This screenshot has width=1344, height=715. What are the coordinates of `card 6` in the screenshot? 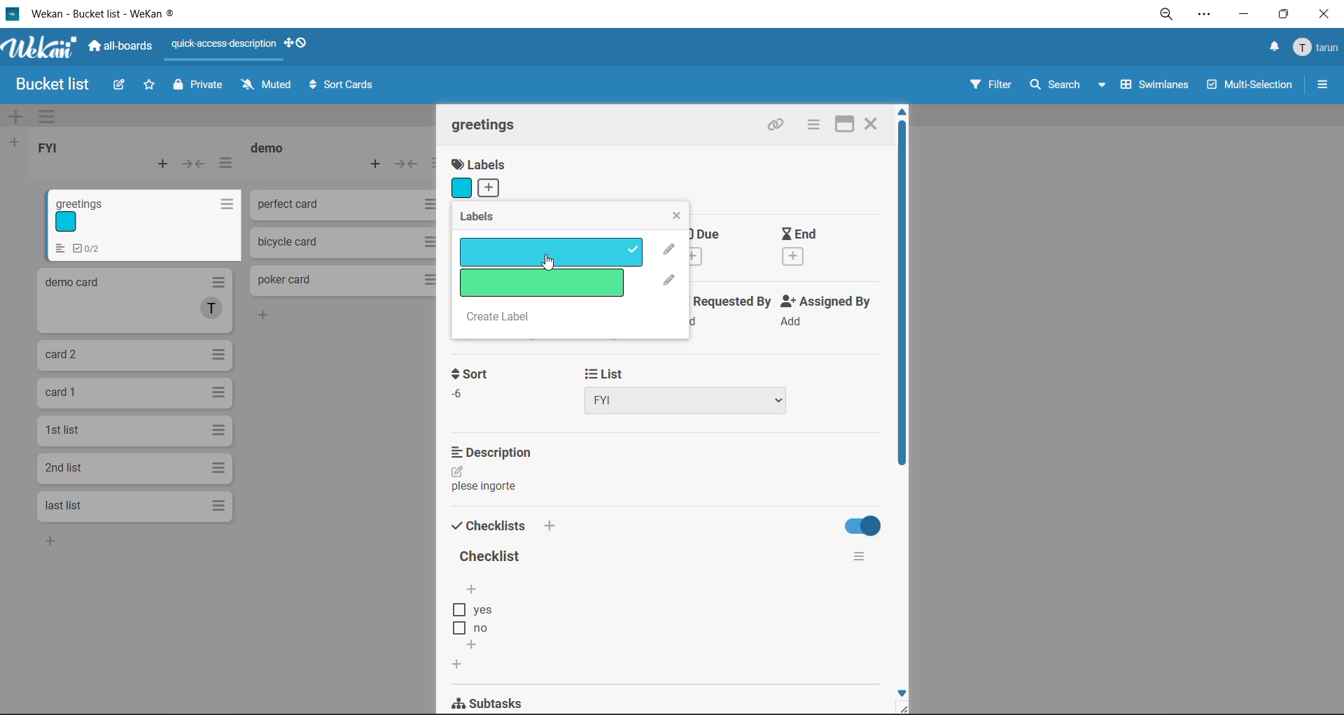 It's located at (132, 467).